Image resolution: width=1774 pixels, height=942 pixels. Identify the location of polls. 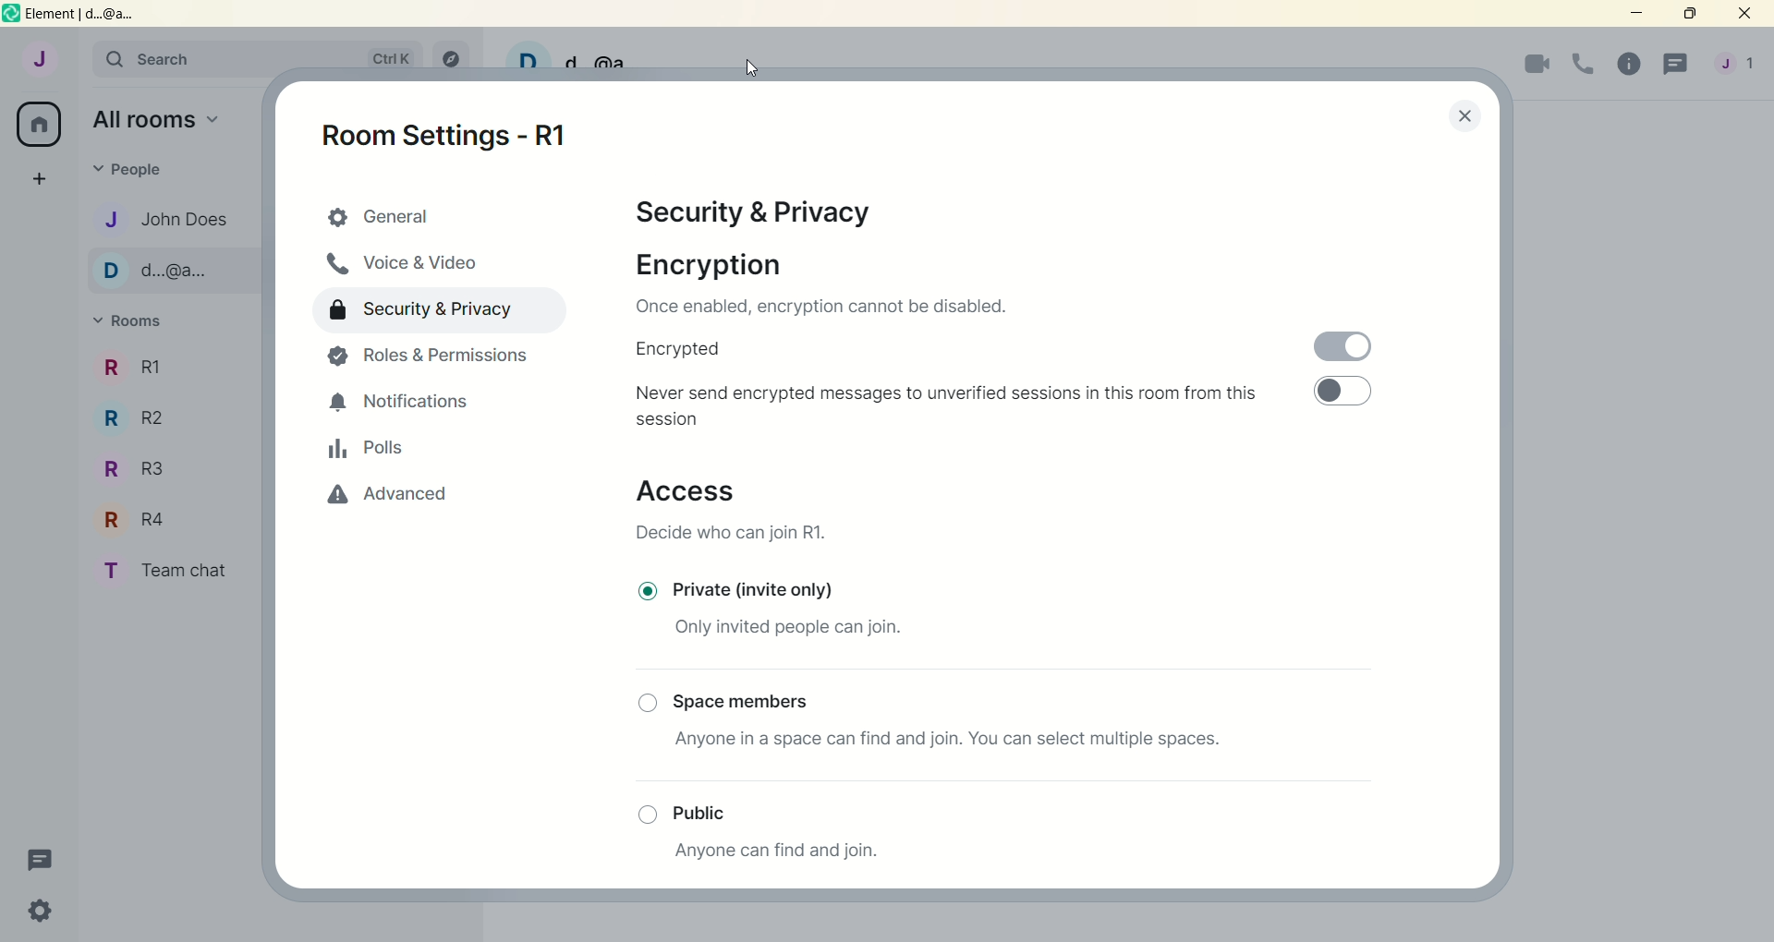
(367, 453).